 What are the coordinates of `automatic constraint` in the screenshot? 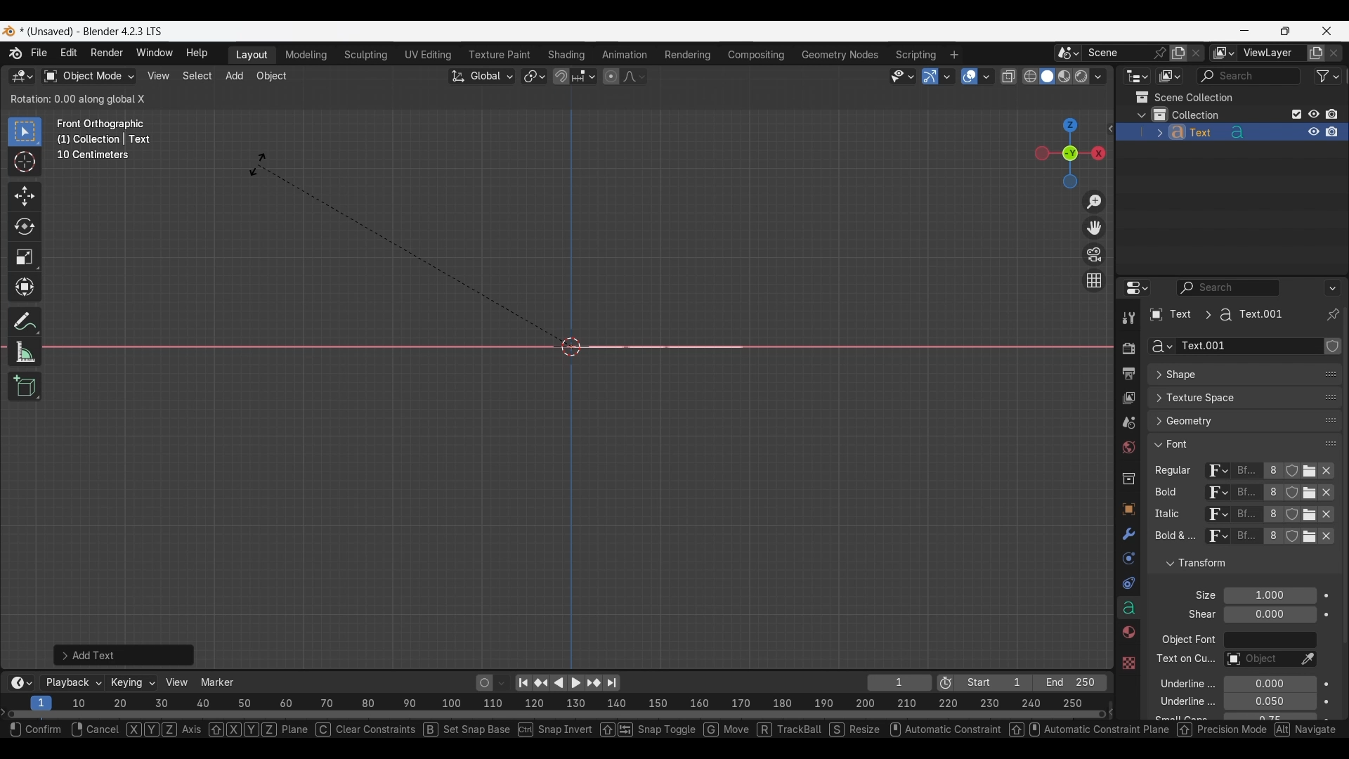 It's located at (942, 731).